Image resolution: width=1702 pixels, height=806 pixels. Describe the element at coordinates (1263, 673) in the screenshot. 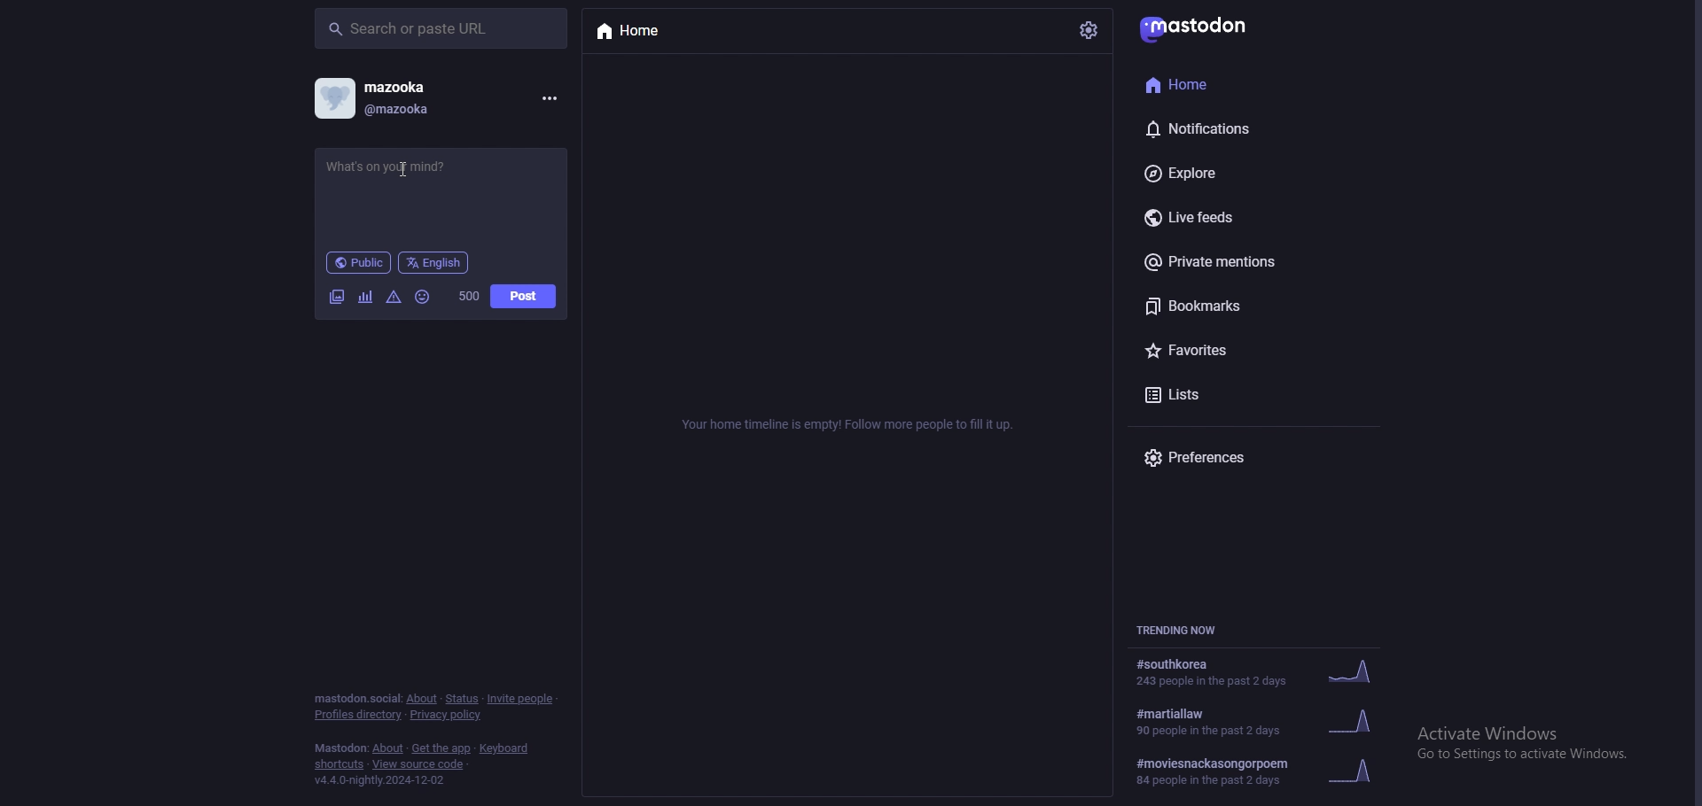

I see `trending` at that location.